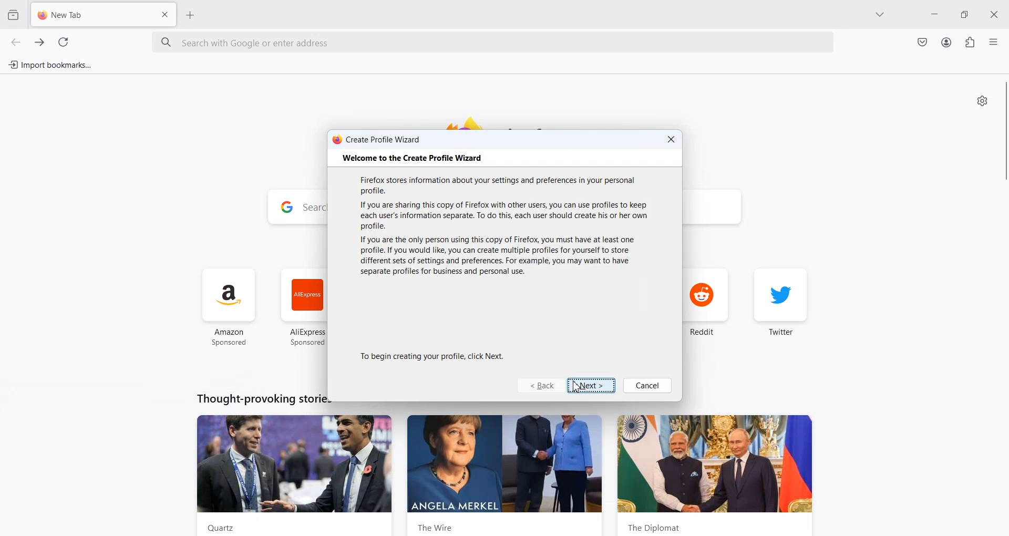 The image size is (1009, 536). I want to click on create profile wizard, so click(375, 140).